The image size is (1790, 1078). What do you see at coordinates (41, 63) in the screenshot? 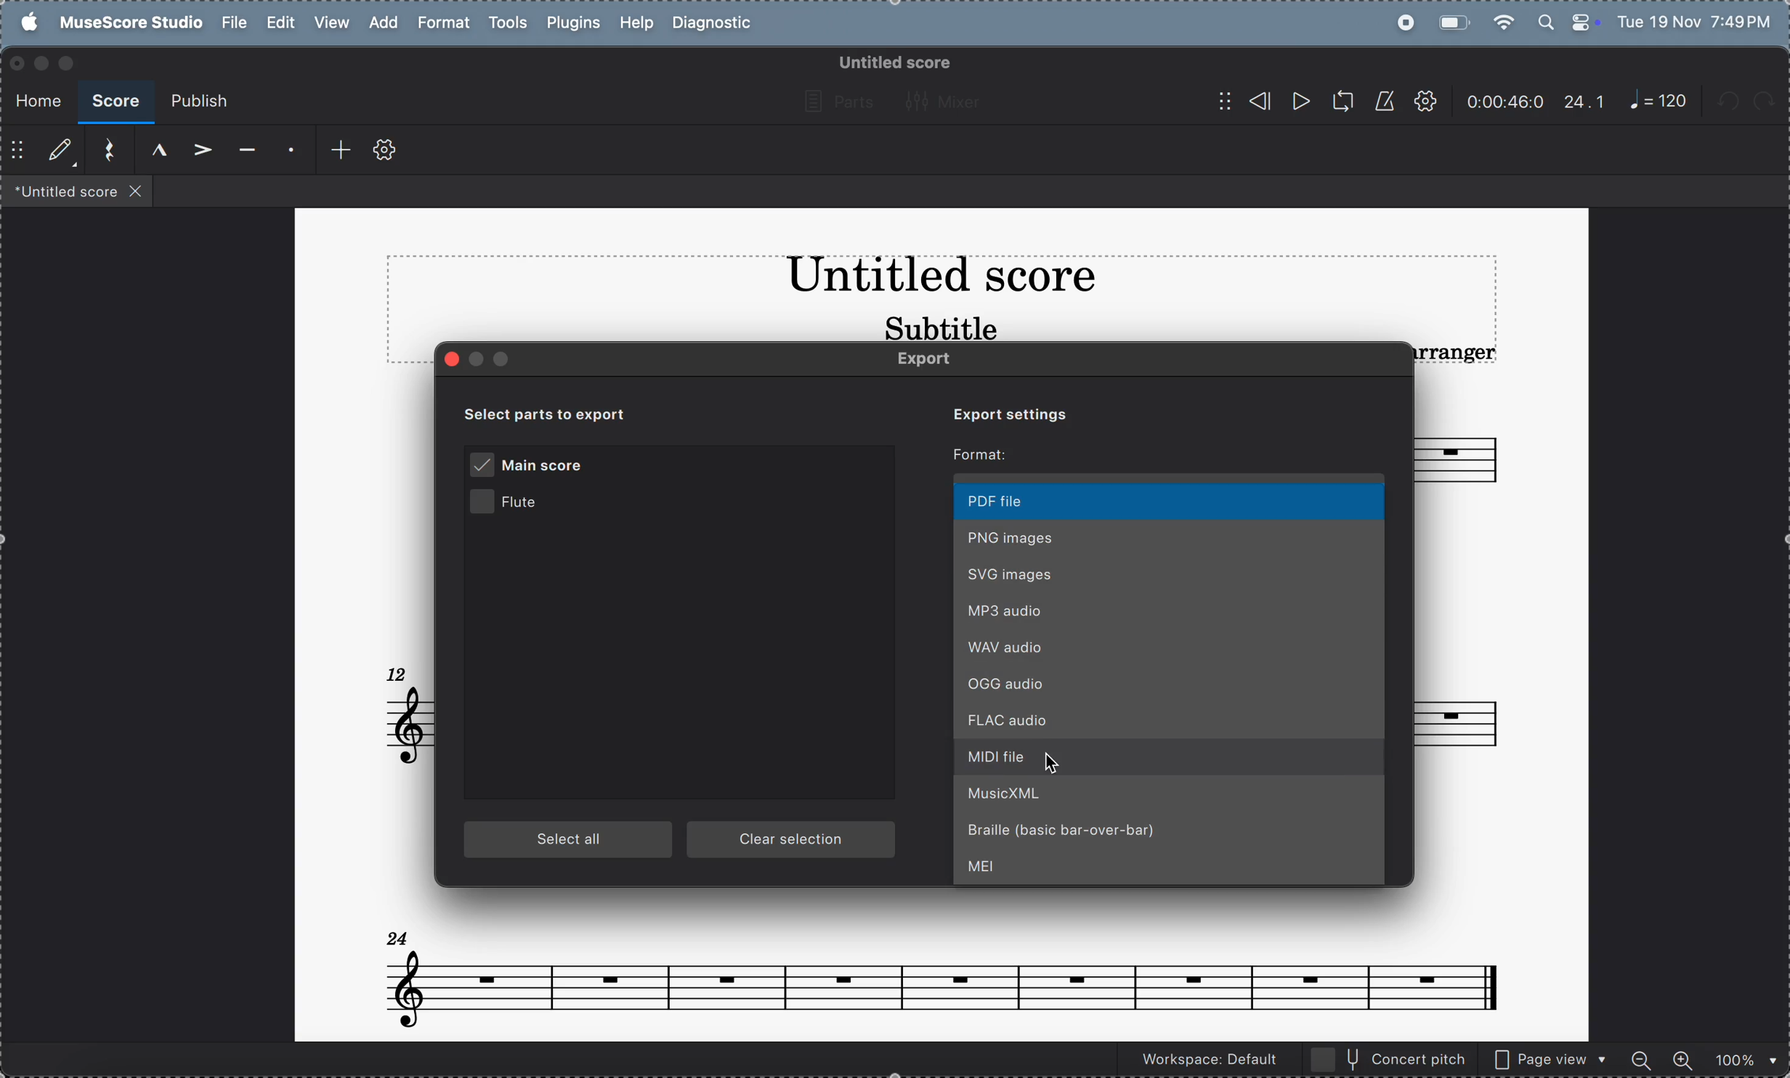
I see `minimize` at bounding box center [41, 63].